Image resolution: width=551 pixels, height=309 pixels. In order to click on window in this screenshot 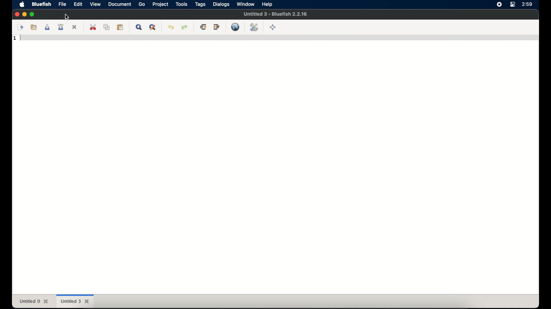, I will do `click(245, 4)`.